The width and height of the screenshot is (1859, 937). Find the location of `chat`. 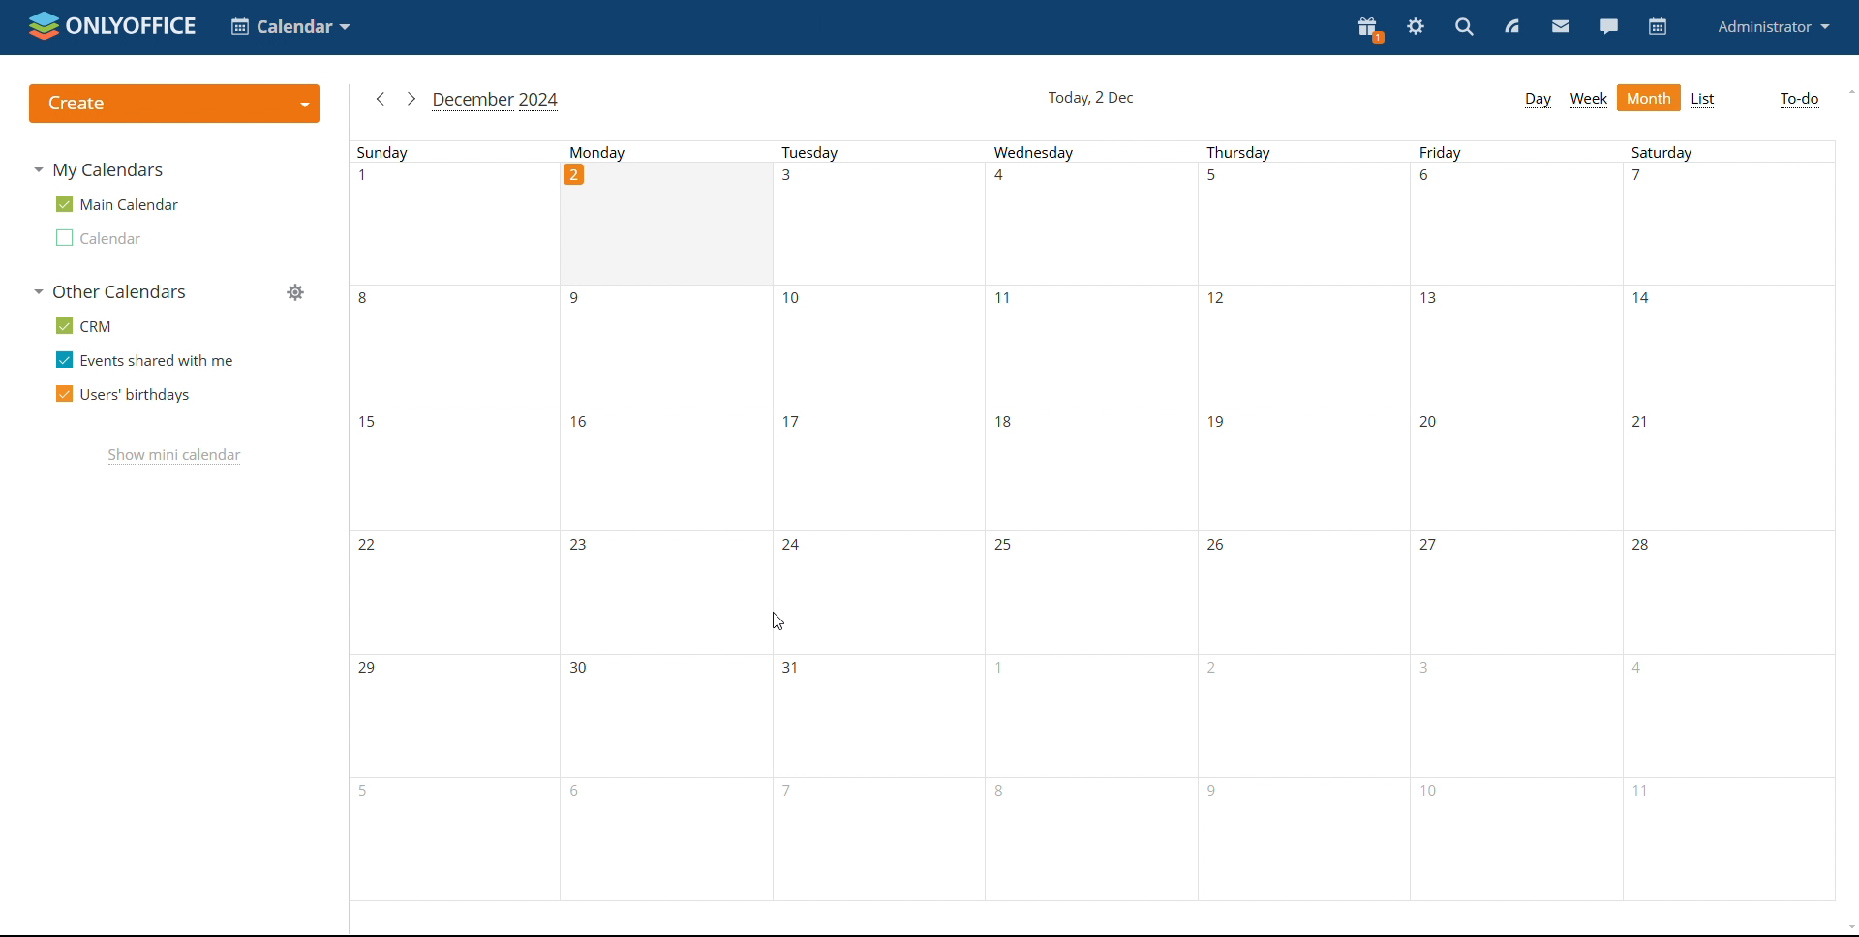

chat is located at coordinates (1609, 27).